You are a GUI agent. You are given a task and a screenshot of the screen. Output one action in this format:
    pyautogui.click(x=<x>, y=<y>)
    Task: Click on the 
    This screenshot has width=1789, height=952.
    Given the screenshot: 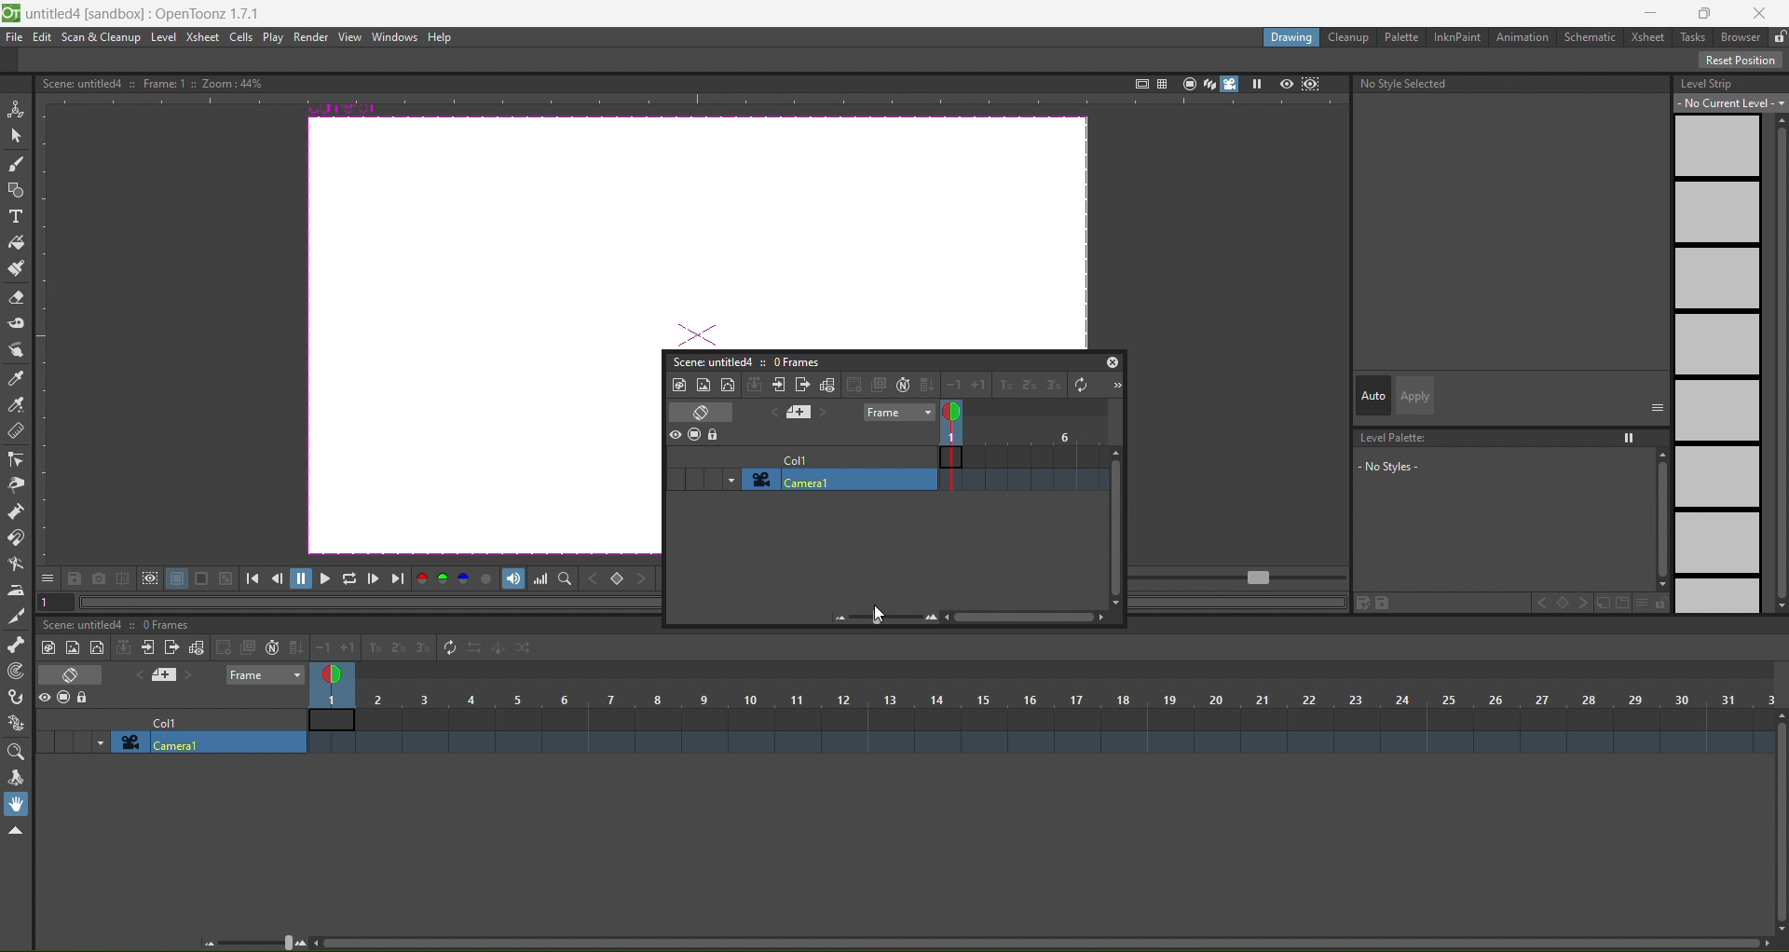 What is the action you would take?
    pyautogui.click(x=925, y=387)
    